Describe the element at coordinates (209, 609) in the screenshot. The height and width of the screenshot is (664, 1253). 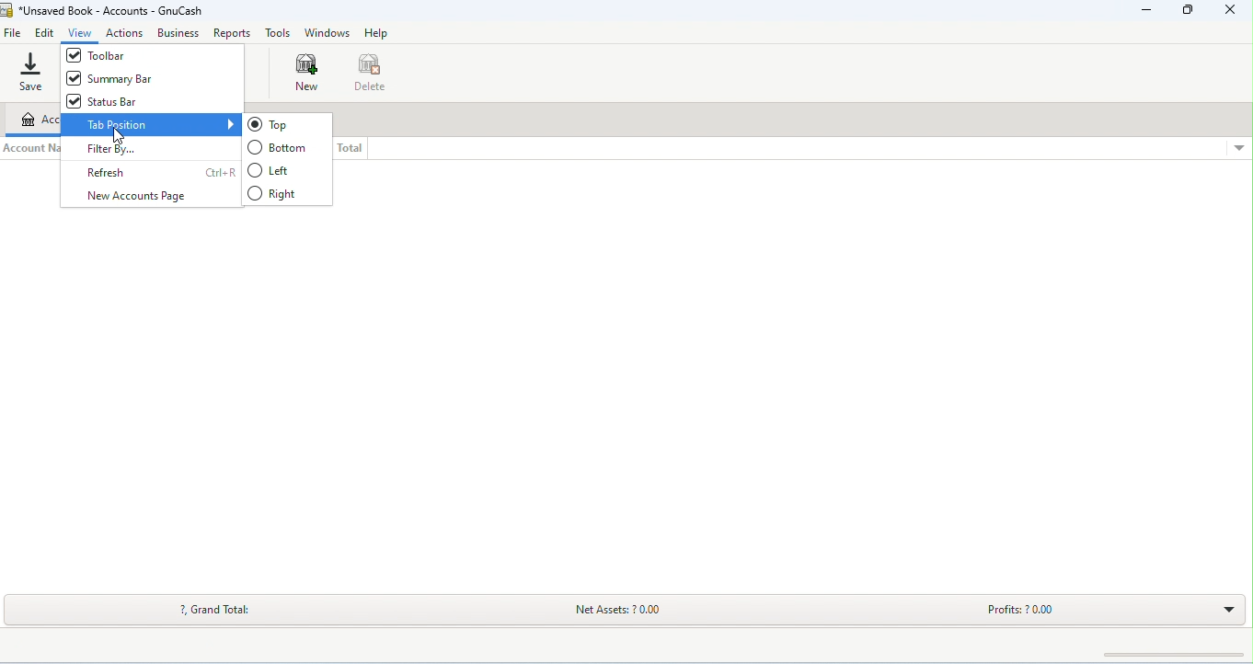
I see `grand total` at that location.